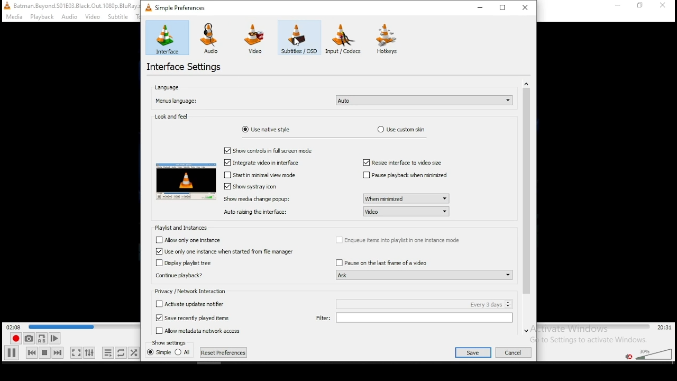 This screenshot has width=677, height=381. Describe the element at coordinates (14, 339) in the screenshot. I see `record` at that location.